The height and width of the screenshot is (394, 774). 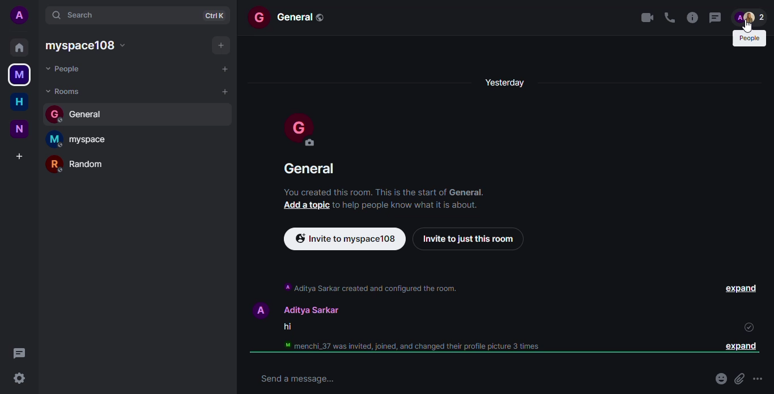 I want to click on add, so click(x=22, y=156).